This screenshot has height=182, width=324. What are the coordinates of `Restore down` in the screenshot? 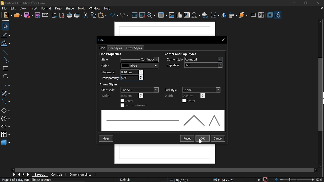 It's located at (305, 3).